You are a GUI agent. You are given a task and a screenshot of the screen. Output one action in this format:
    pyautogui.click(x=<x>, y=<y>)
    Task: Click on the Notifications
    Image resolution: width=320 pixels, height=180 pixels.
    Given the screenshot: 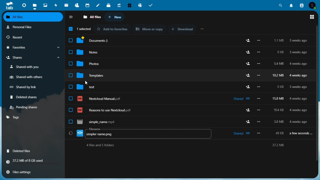 What is the action you would take?
    pyautogui.click(x=291, y=4)
    